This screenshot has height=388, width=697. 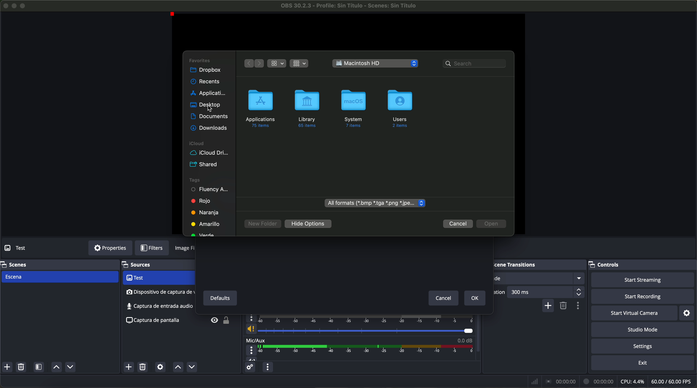 What do you see at coordinates (367, 349) in the screenshot?
I see `timeline` at bounding box center [367, 349].